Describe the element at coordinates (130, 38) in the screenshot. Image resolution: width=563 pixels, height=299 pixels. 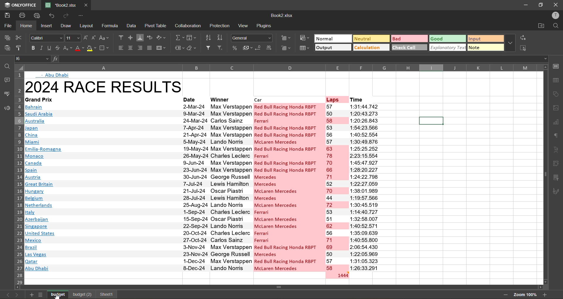
I see `align middle` at that location.